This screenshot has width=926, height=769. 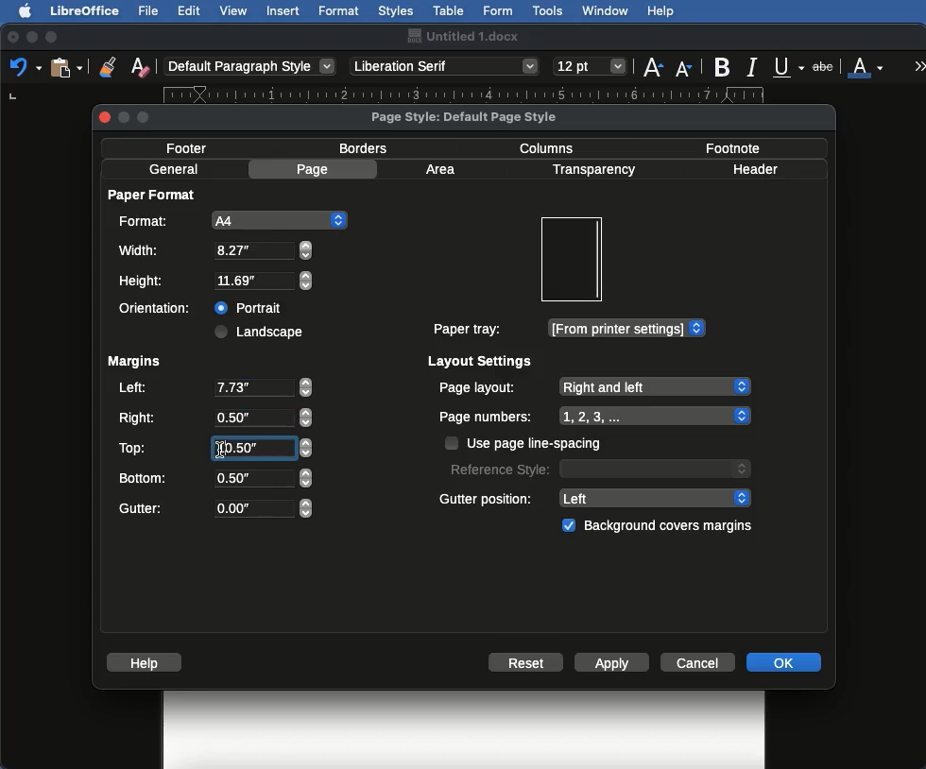 What do you see at coordinates (593, 386) in the screenshot?
I see `Page layout` at bounding box center [593, 386].